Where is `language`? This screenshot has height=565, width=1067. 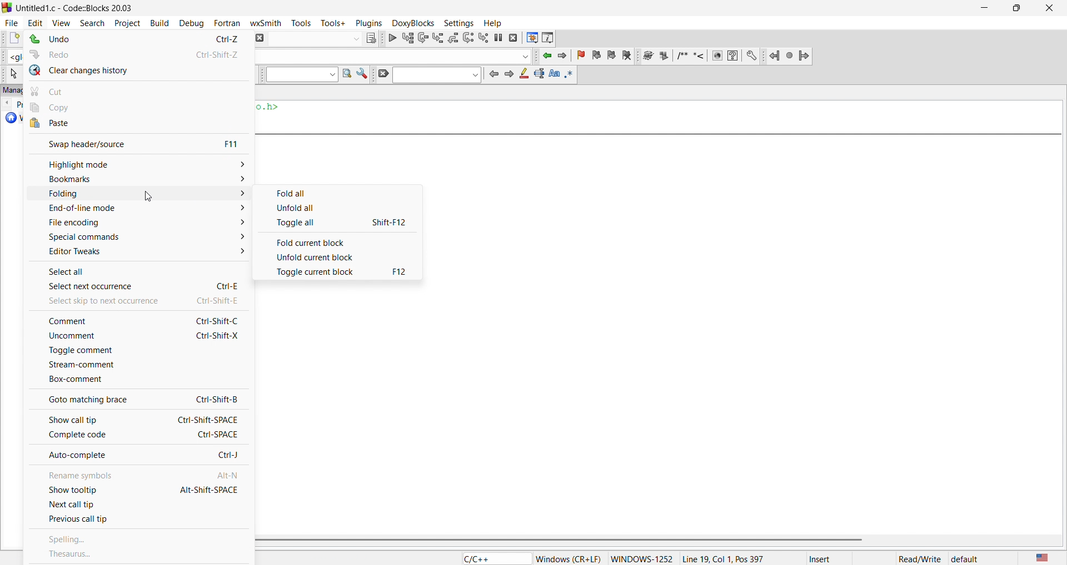 language is located at coordinates (493, 558).